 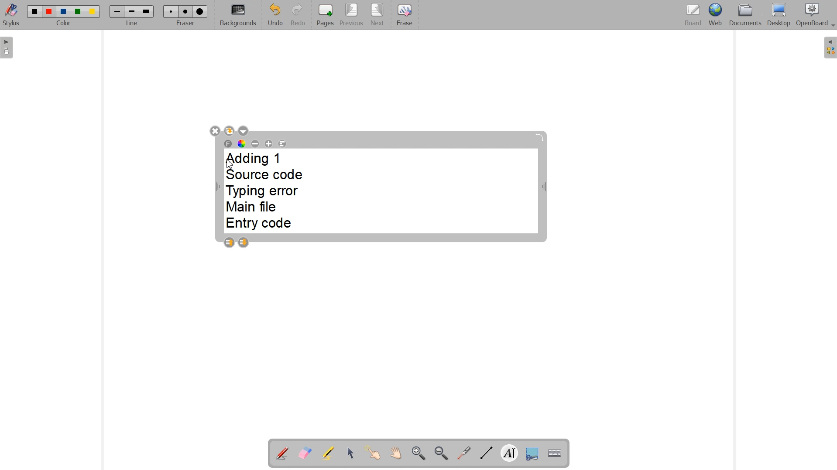 I want to click on Previous, so click(x=351, y=15).